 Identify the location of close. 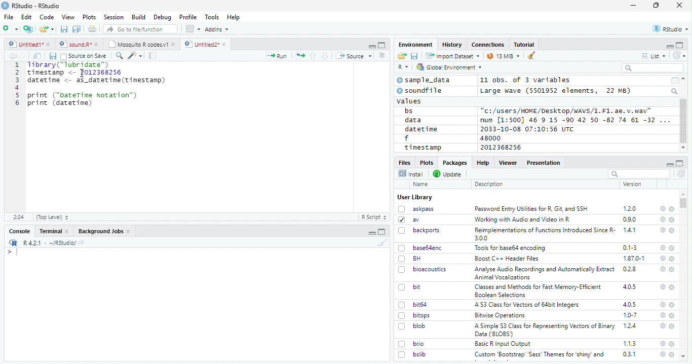
(679, 5).